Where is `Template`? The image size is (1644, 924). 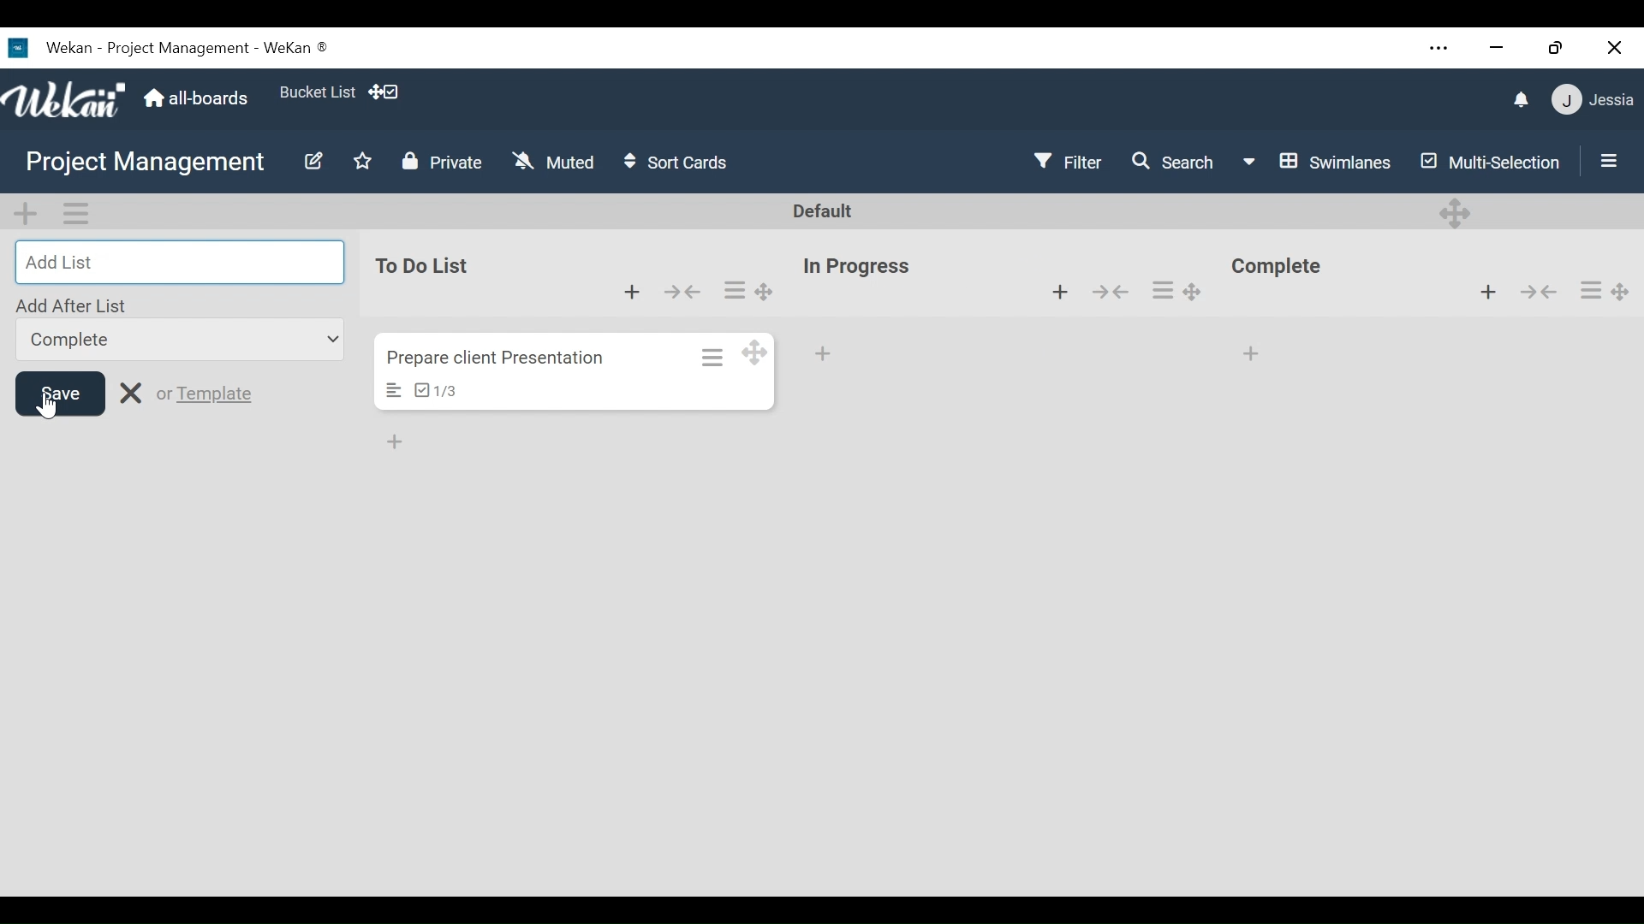 Template is located at coordinates (219, 396).